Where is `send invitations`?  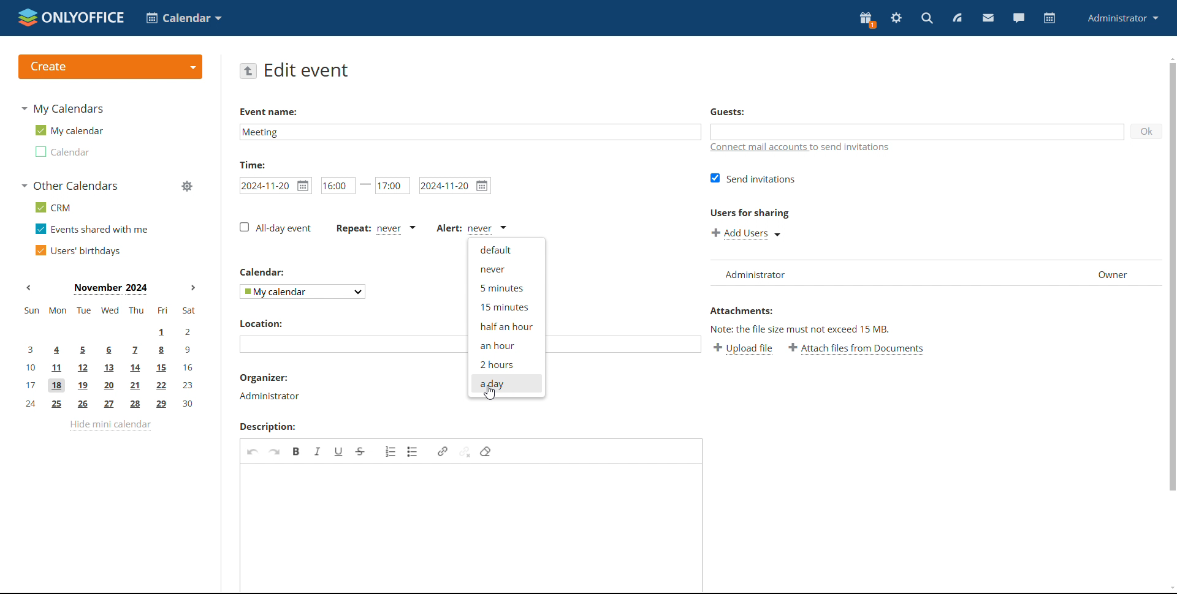 send invitations is located at coordinates (754, 179).